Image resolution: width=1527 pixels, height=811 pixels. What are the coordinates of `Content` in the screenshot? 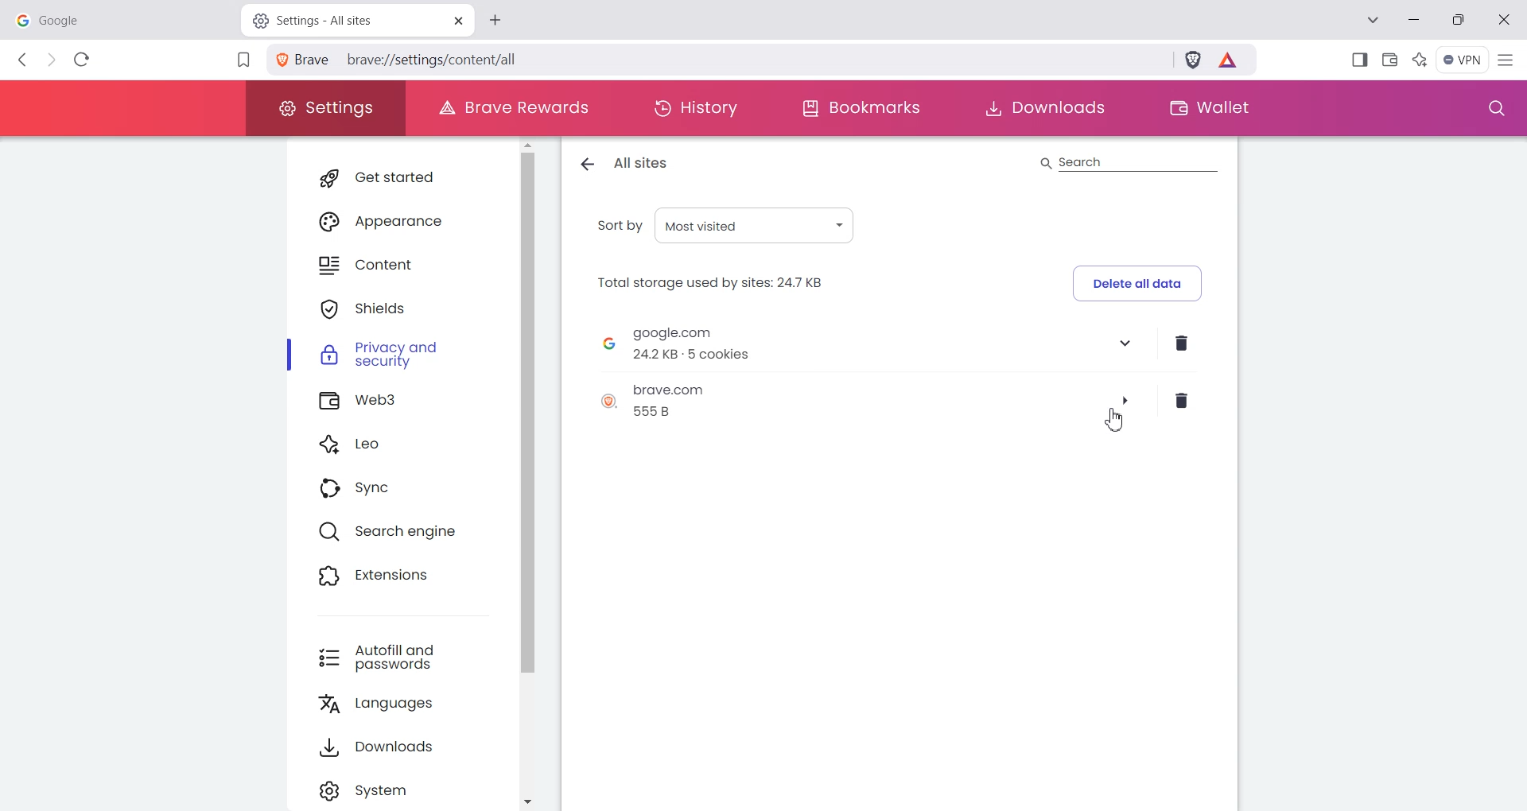 It's located at (392, 266).